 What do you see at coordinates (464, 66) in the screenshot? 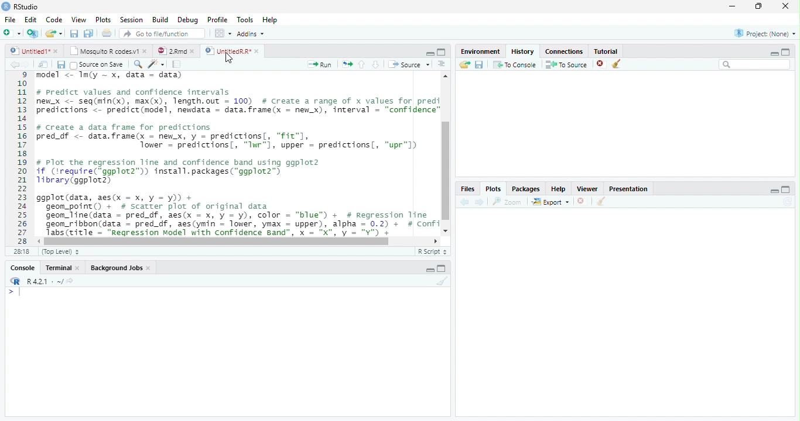
I see `Load workspace` at bounding box center [464, 66].